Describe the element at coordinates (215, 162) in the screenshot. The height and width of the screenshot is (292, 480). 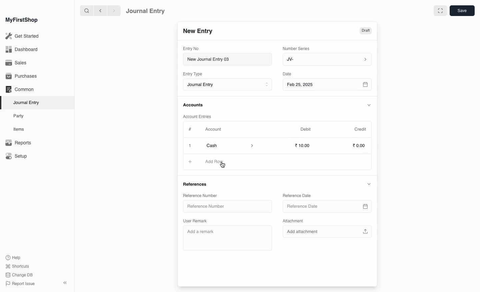
I see `Add Row` at that location.